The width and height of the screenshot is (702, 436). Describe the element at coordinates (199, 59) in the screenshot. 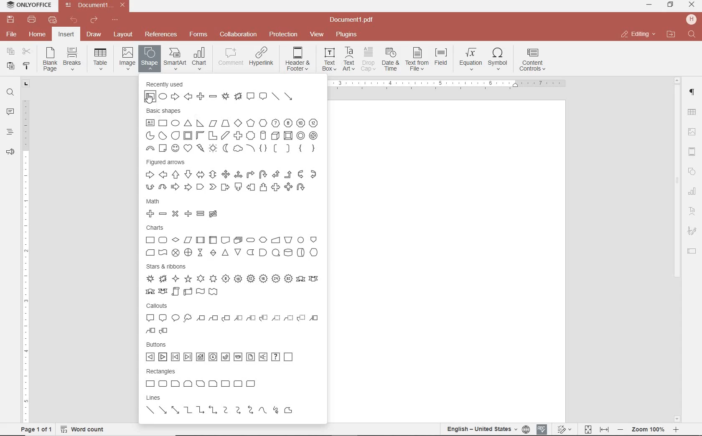

I see `INSERT CHAT` at that location.